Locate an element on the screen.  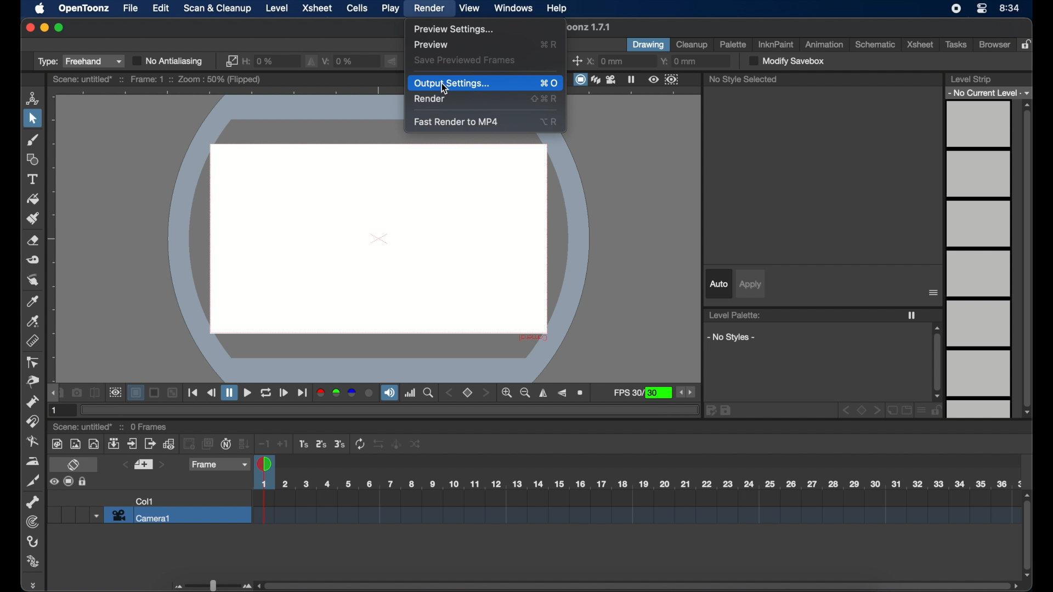
 is located at coordinates (416, 443).